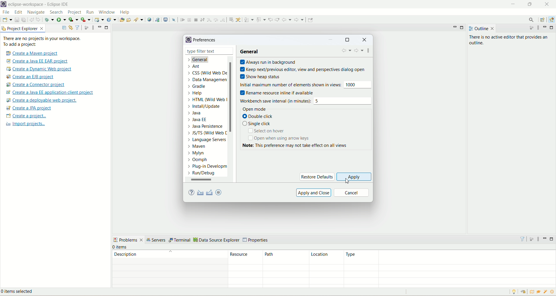 The width and height of the screenshot is (556, 296). What do you see at coordinates (529, 28) in the screenshot?
I see `focus on active task` at bounding box center [529, 28].